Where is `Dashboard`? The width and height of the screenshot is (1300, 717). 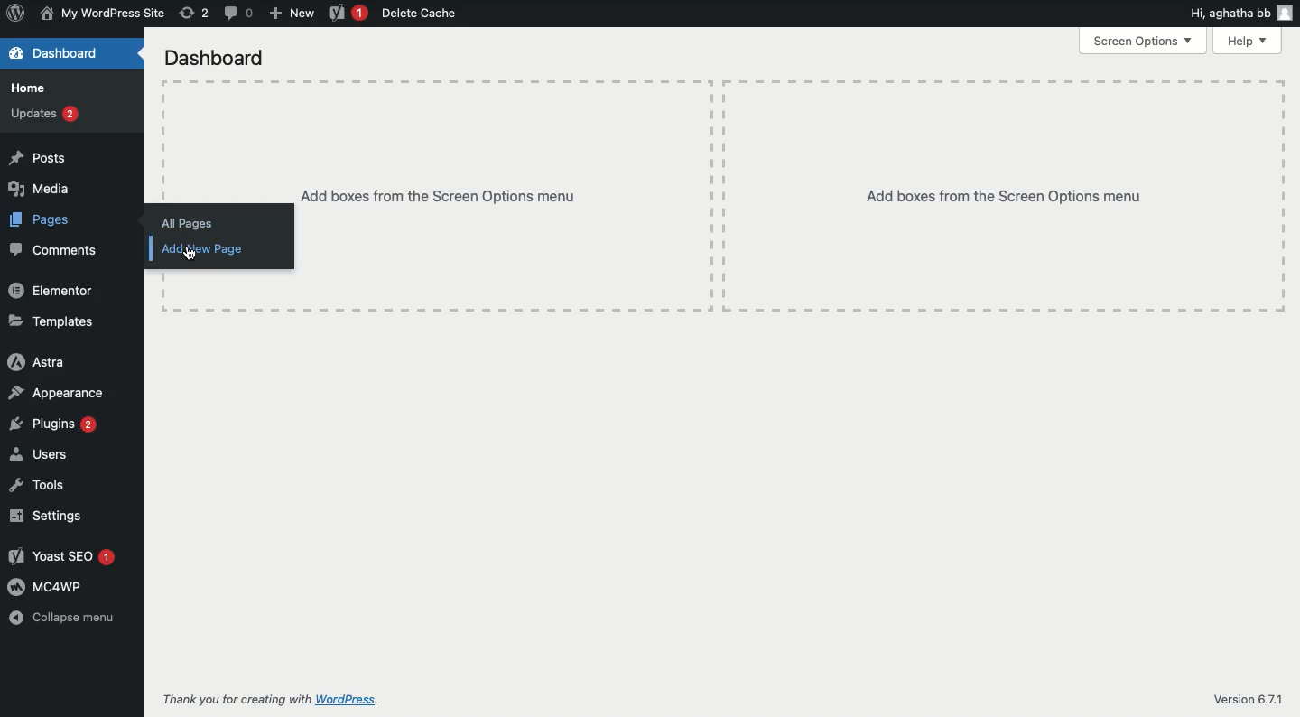 Dashboard is located at coordinates (220, 57).